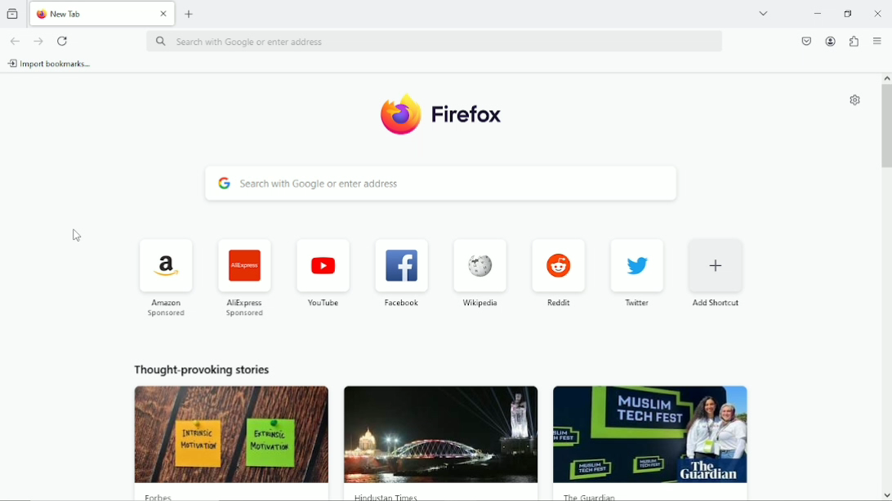 This screenshot has height=501, width=892. What do you see at coordinates (853, 100) in the screenshot?
I see `Customize new tab` at bounding box center [853, 100].